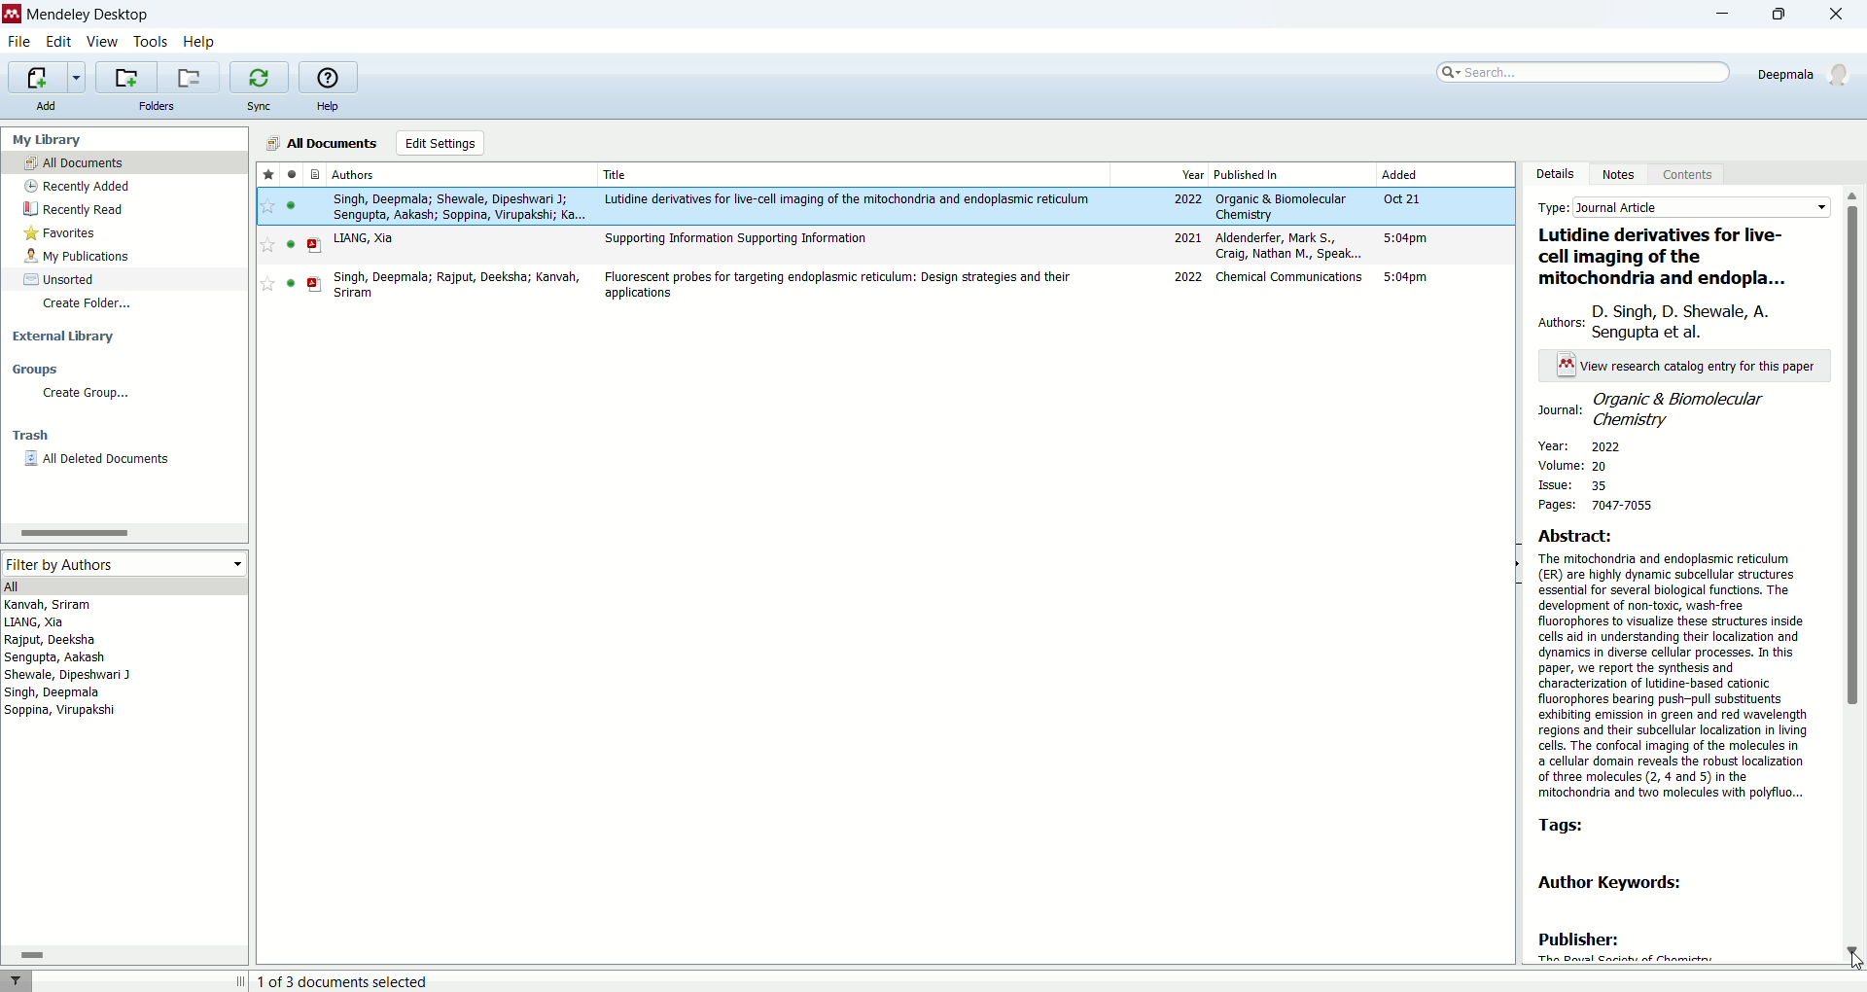  What do you see at coordinates (241, 980) in the screenshot?
I see `toggle expand/contract` at bounding box center [241, 980].